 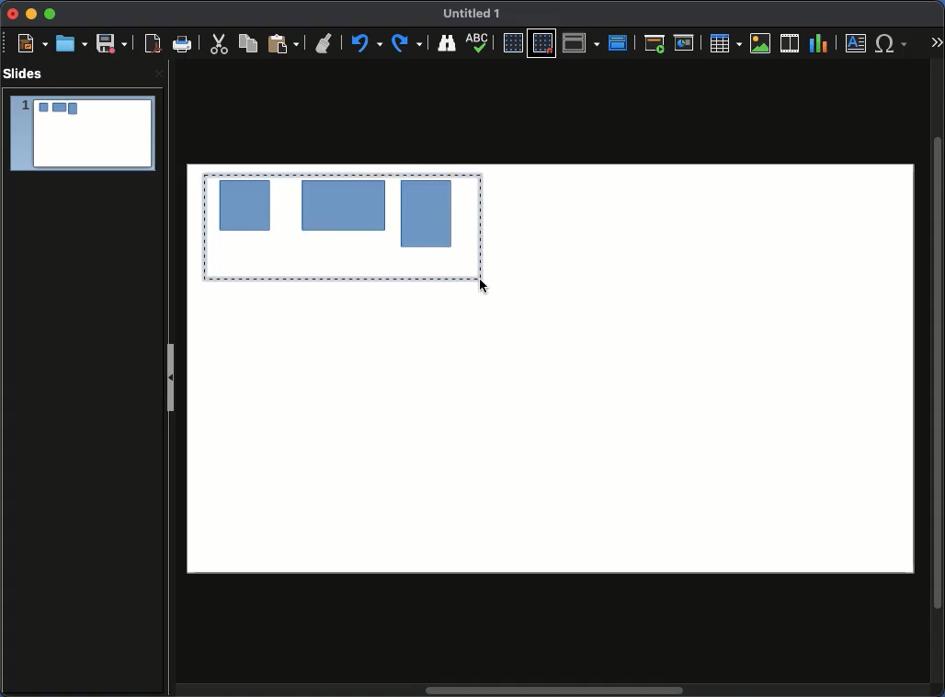 What do you see at coordinates (172, 372) in the screenshot?
I see `Slide panel` at bounding box center [172, 372].